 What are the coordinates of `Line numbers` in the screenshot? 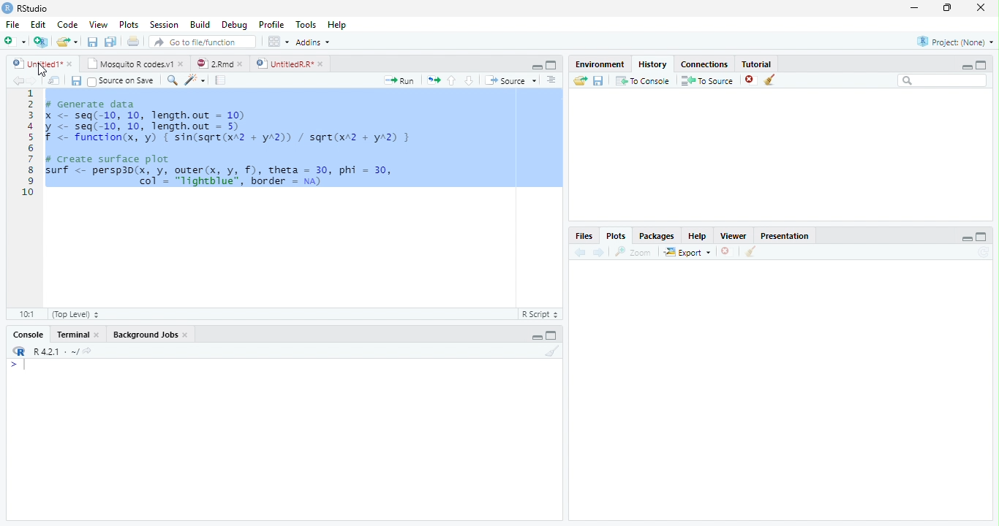 It's located at (28, 143).